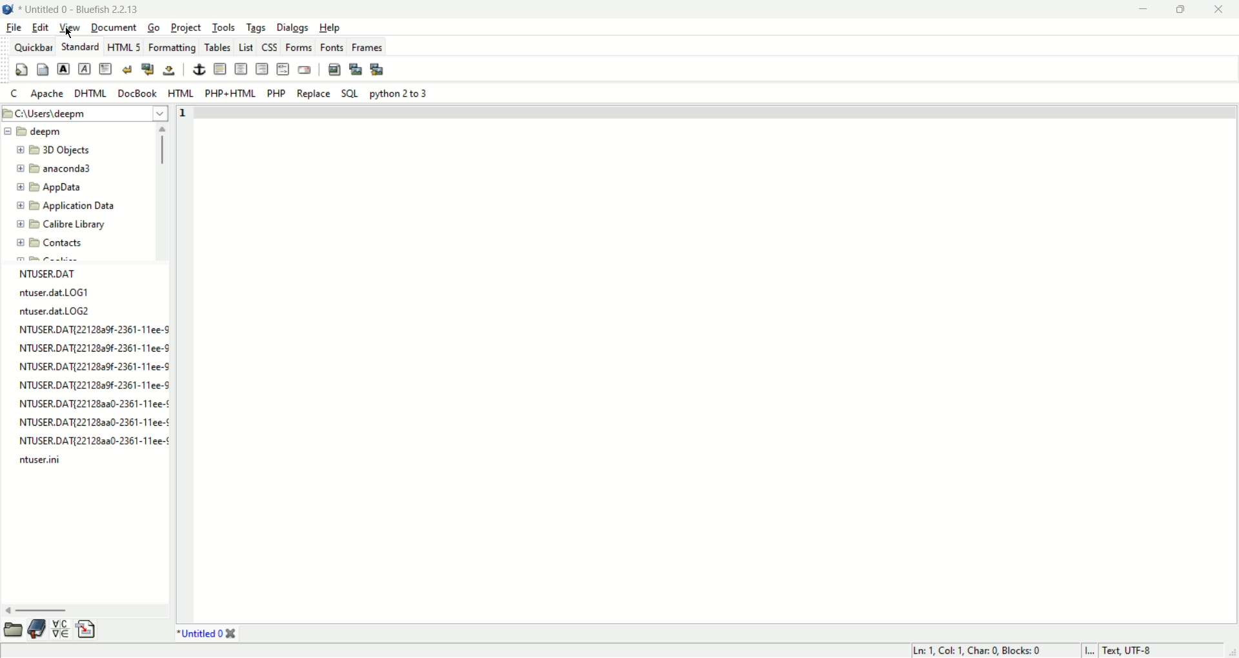  What do you see at coordinates (39, 131) in the screenshot?
I see `deepm` at bounding box center [39, 131].